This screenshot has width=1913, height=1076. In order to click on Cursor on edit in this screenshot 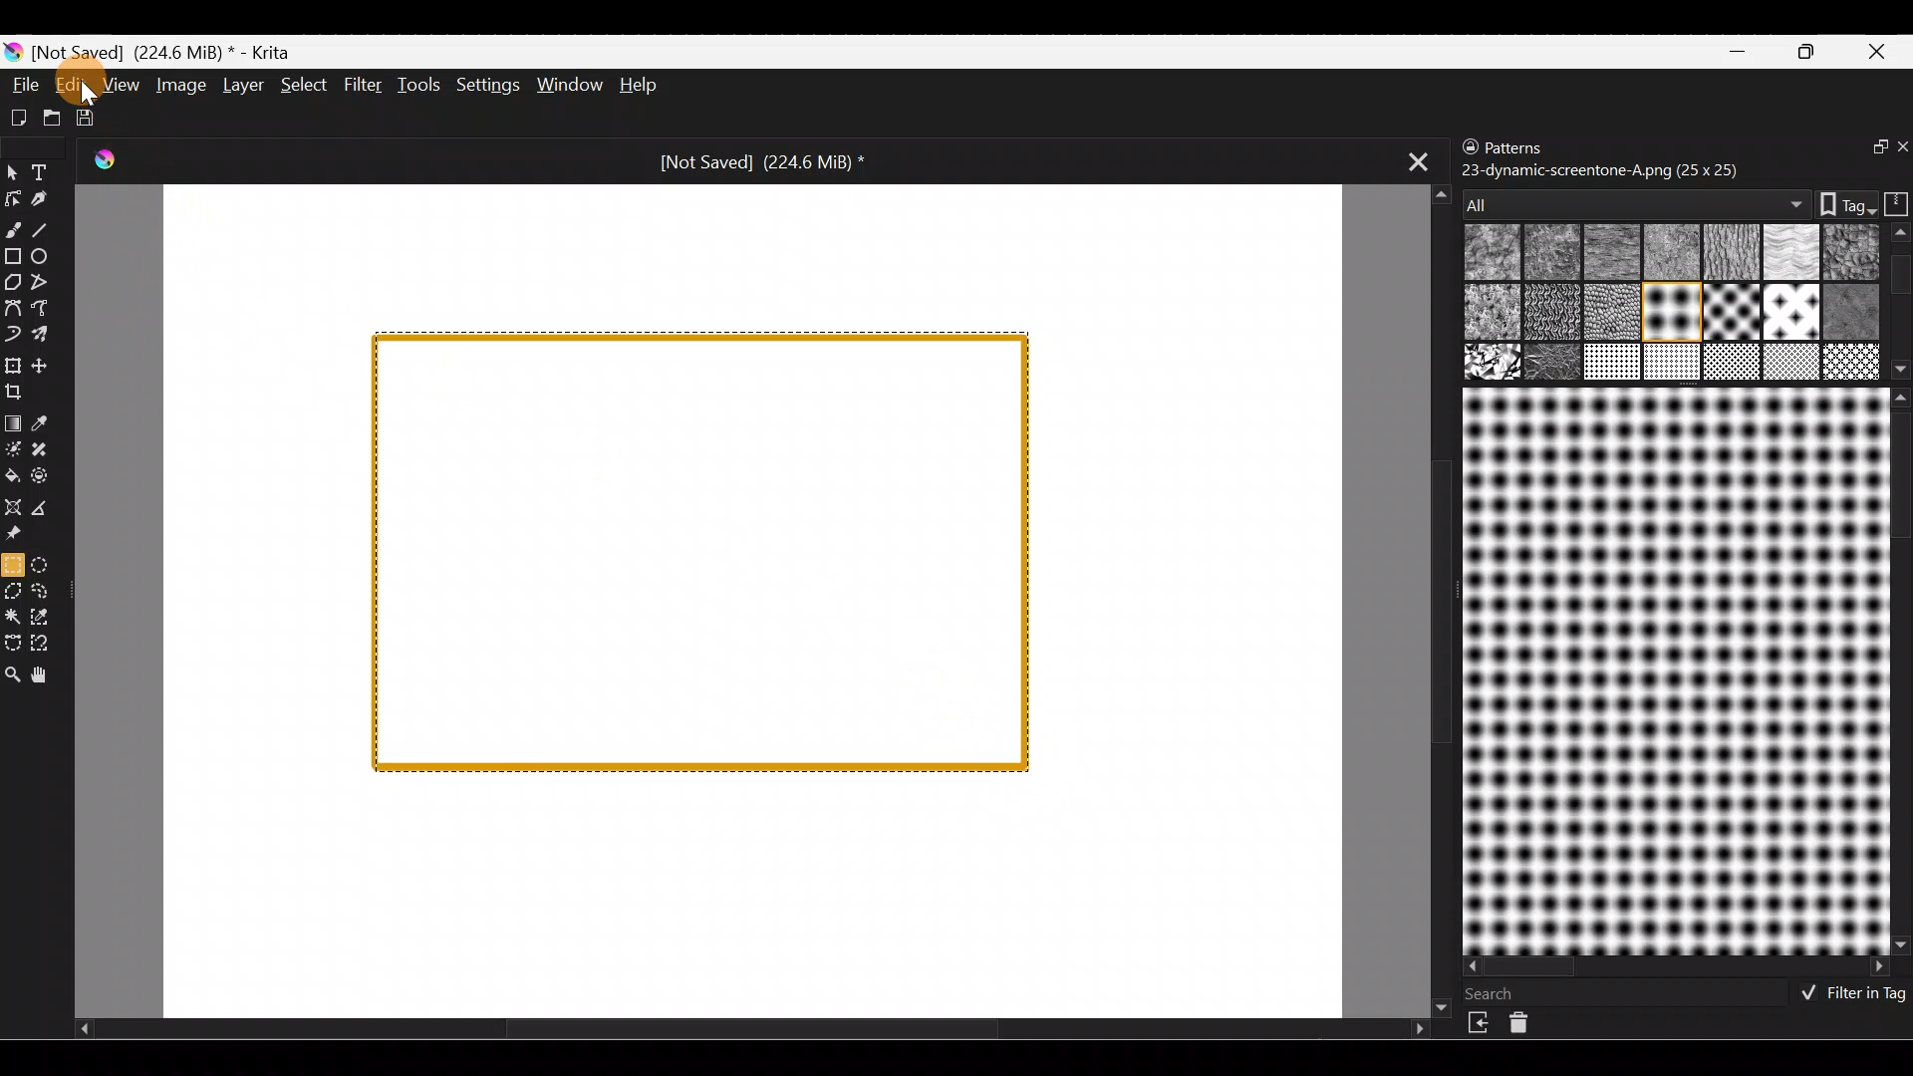, I will do `click(84, 93)`.